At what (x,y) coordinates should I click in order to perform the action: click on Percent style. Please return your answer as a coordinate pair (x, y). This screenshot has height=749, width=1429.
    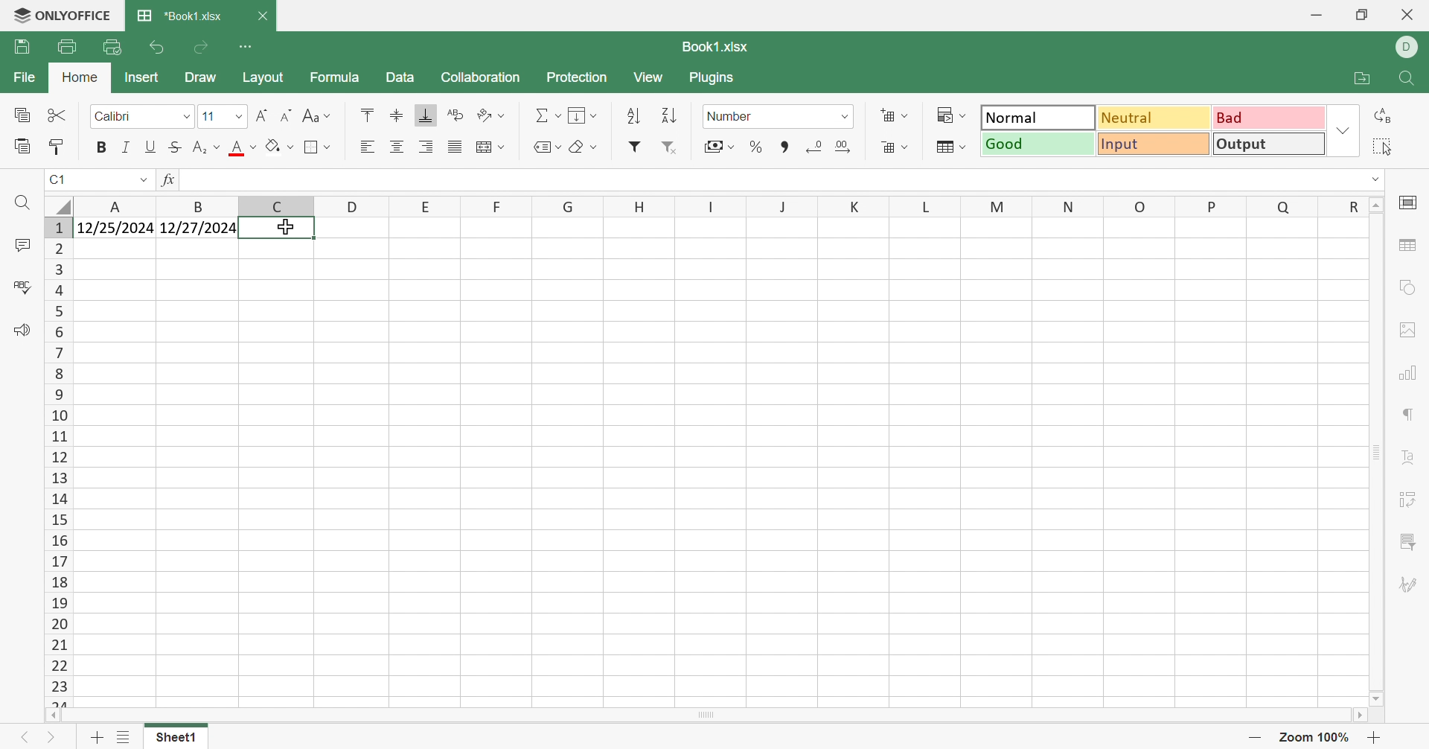
    Looking at the image, I should click on (758, 147).